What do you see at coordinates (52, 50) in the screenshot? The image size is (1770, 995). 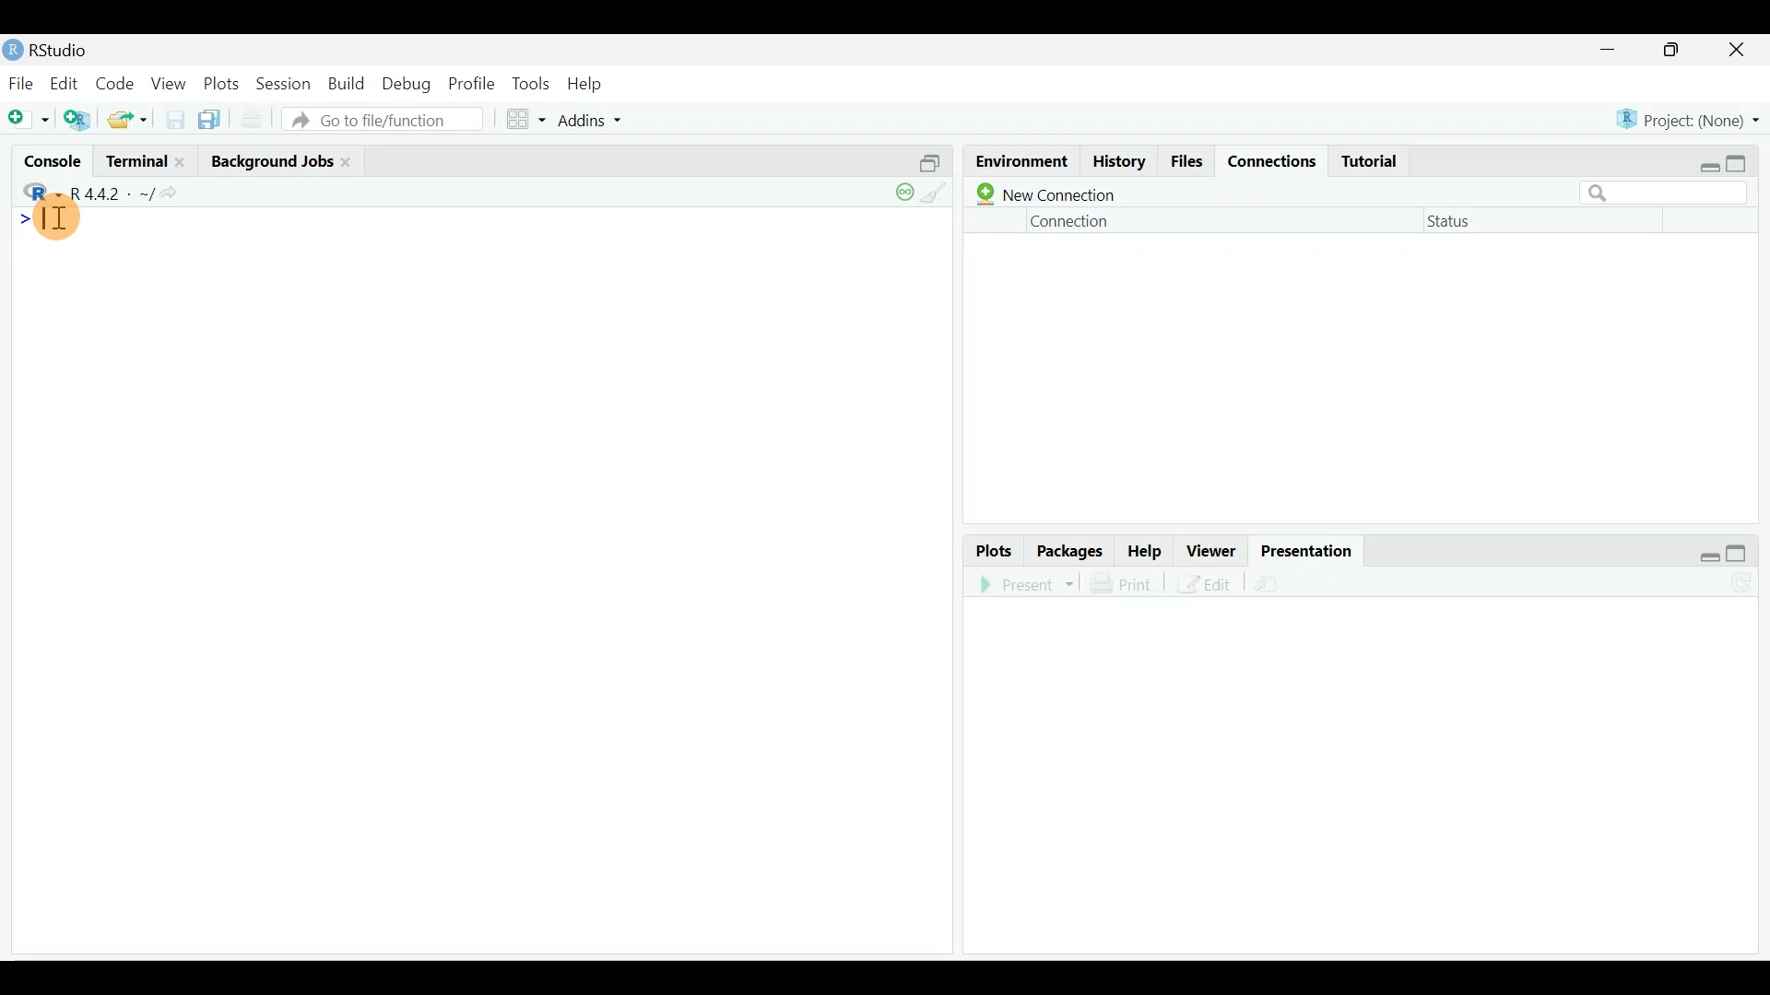 I see `RStudio` at bounding box center [52, 50].